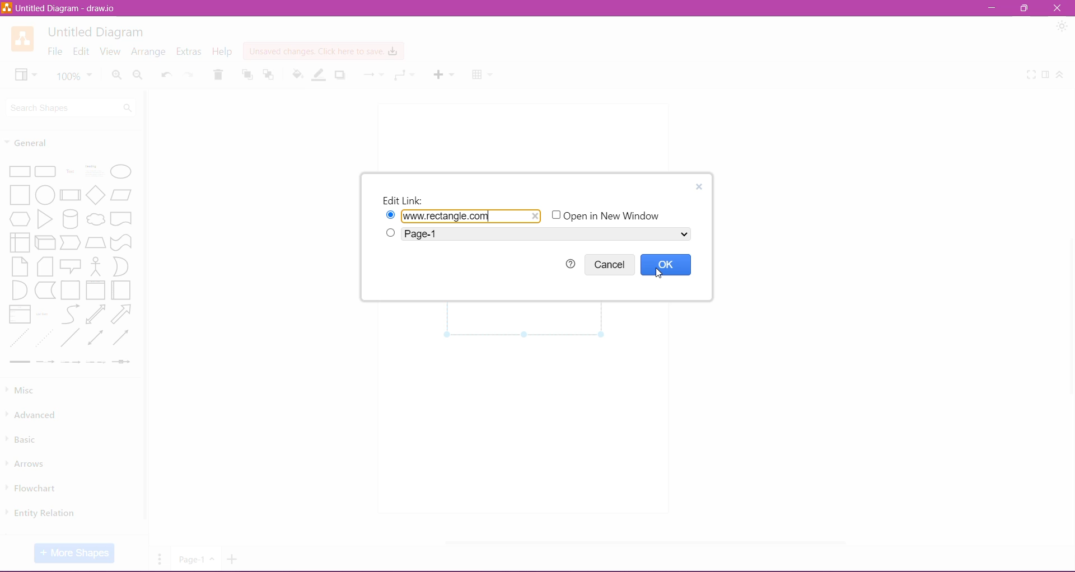  Describe the element at coordinates (223, 52) in the screenshot. I see `Help` at that location.